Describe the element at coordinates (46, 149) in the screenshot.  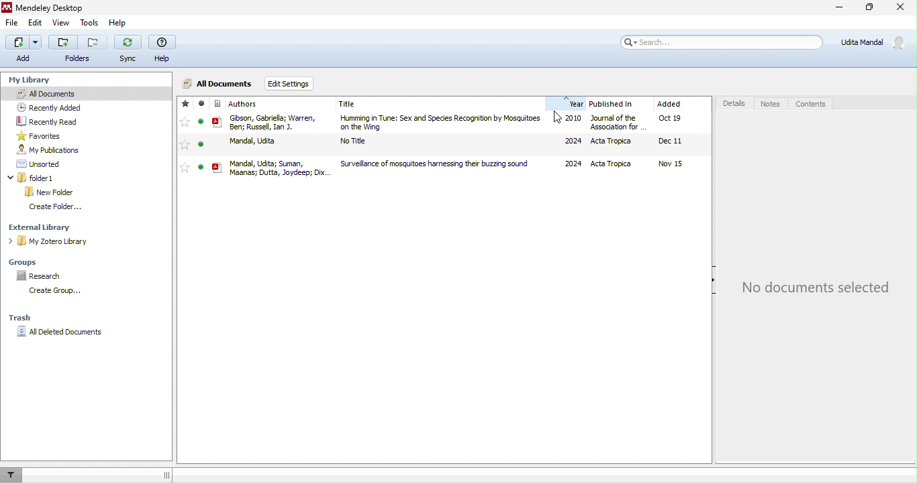
I see `my publications` at that location.